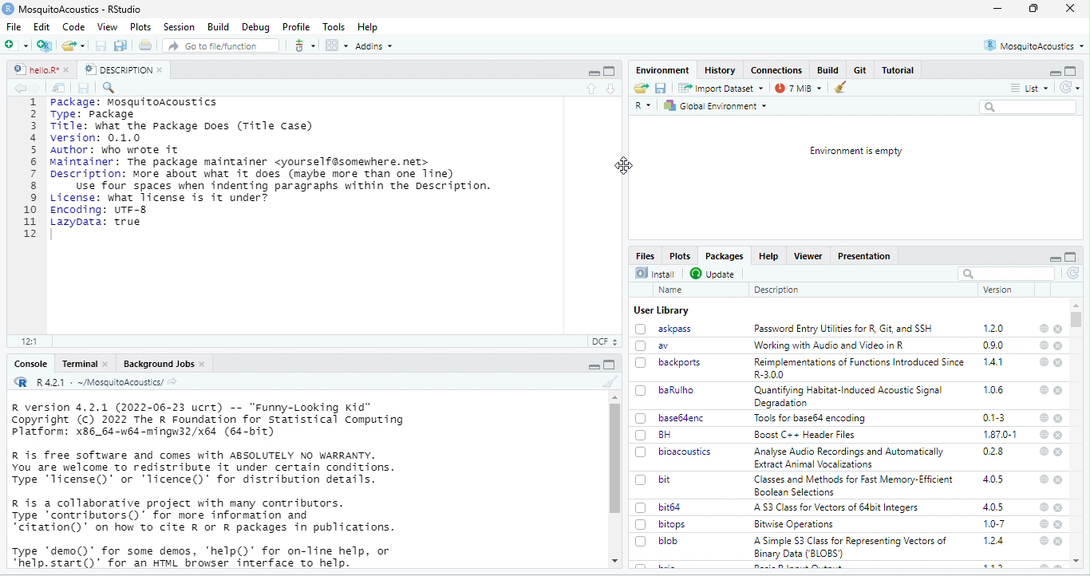  What do you see at coordinates (994, 479) in the screenshot?
I see `4.0.5` at bounding box center [994, 479].